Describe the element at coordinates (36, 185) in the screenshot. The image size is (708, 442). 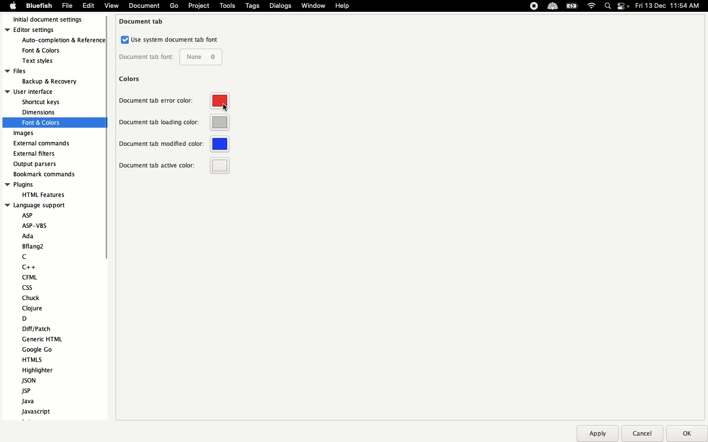
I see `Plugins` at that location.